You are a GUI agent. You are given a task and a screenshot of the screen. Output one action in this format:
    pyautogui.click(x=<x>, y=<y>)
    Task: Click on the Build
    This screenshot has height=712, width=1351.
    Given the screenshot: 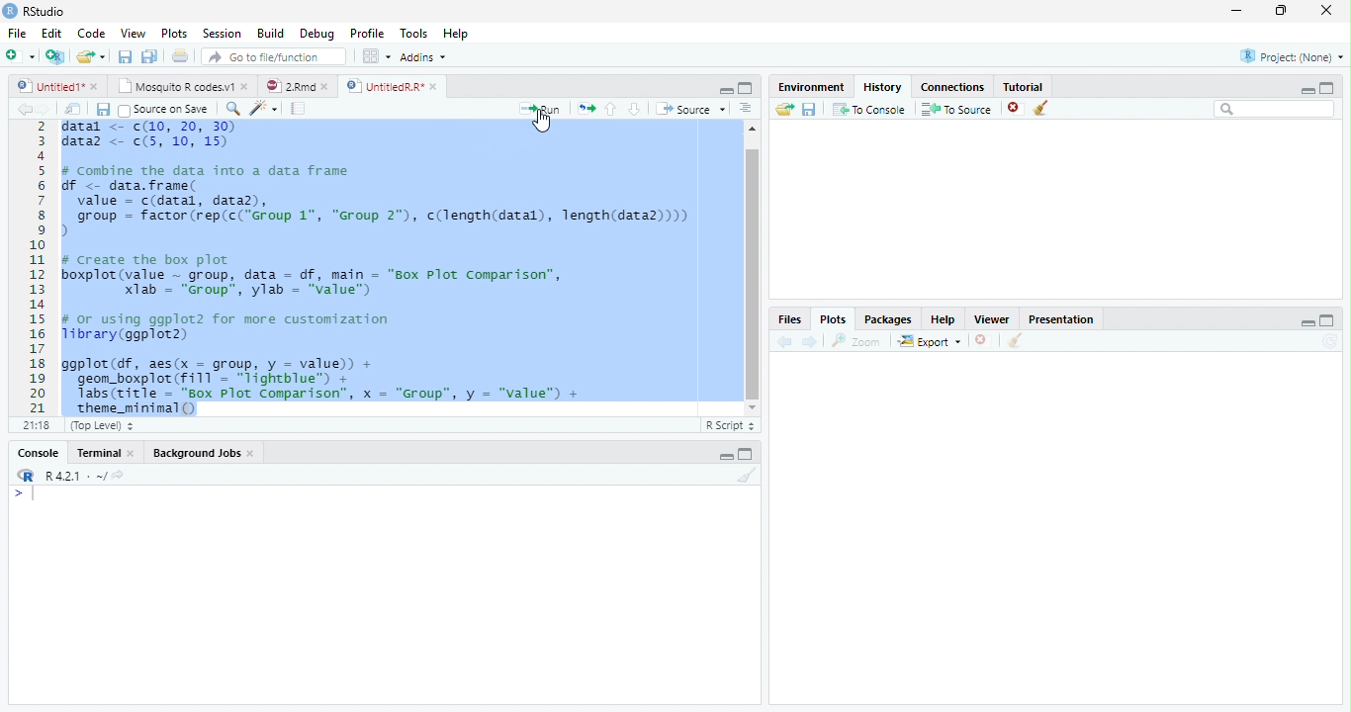 What is the action you would take?
    pyautogui.click(x=269, y=33)
    